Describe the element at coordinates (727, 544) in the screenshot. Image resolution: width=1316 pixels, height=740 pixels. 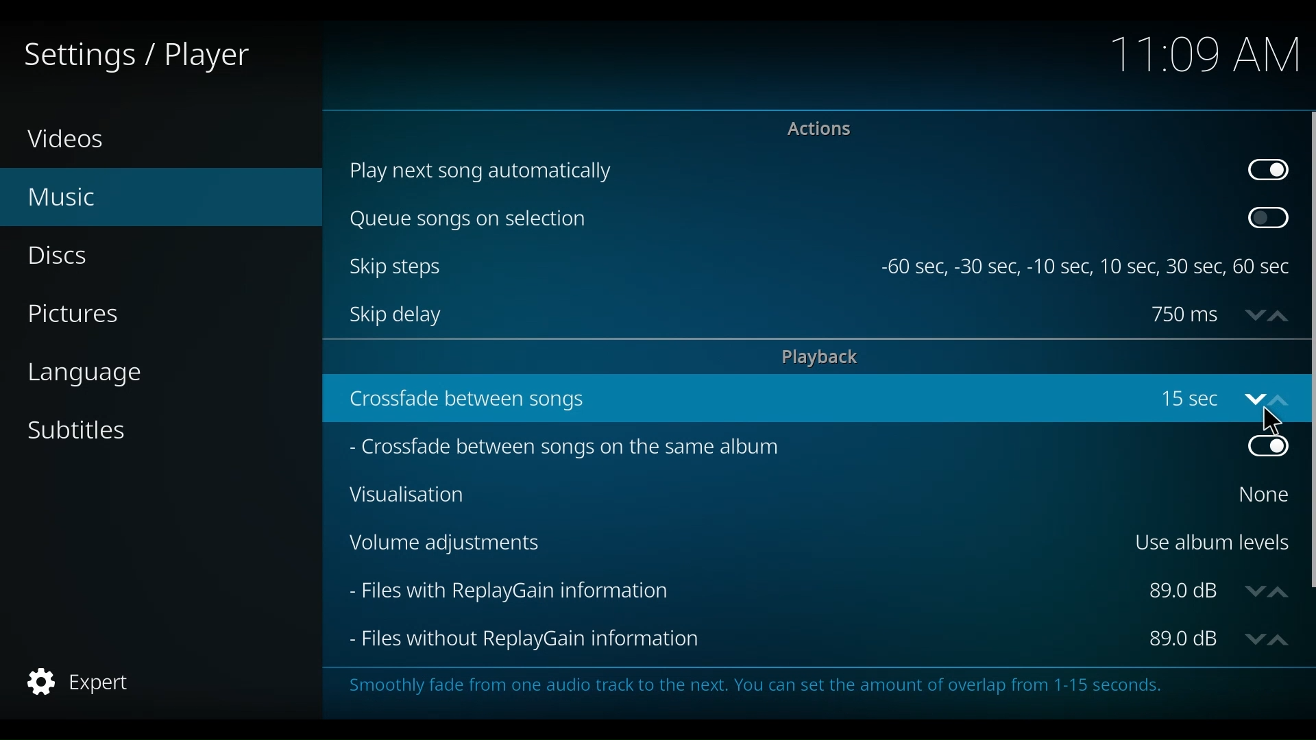
I see `Volume Adjustments` at that location.